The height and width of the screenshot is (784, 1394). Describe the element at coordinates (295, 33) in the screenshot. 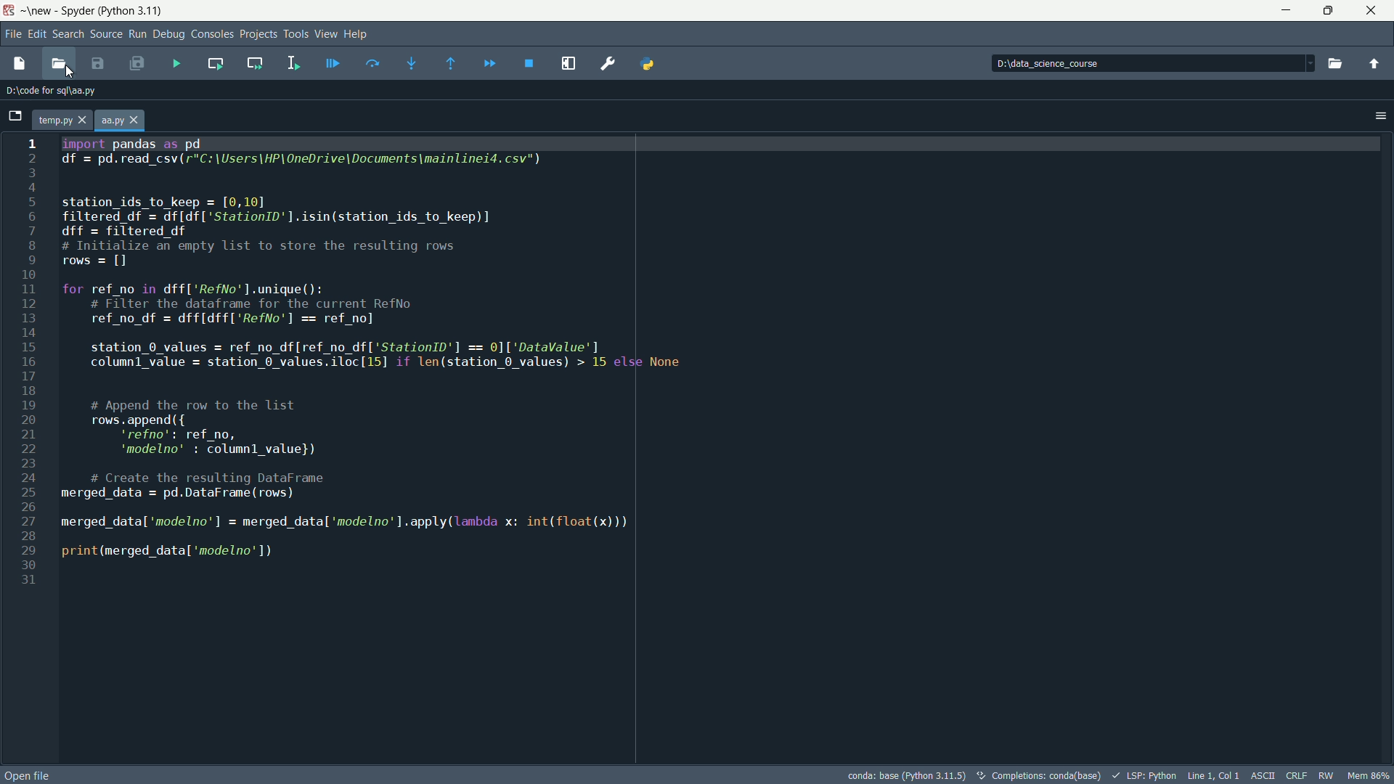

I see `Tools menu` at that location.